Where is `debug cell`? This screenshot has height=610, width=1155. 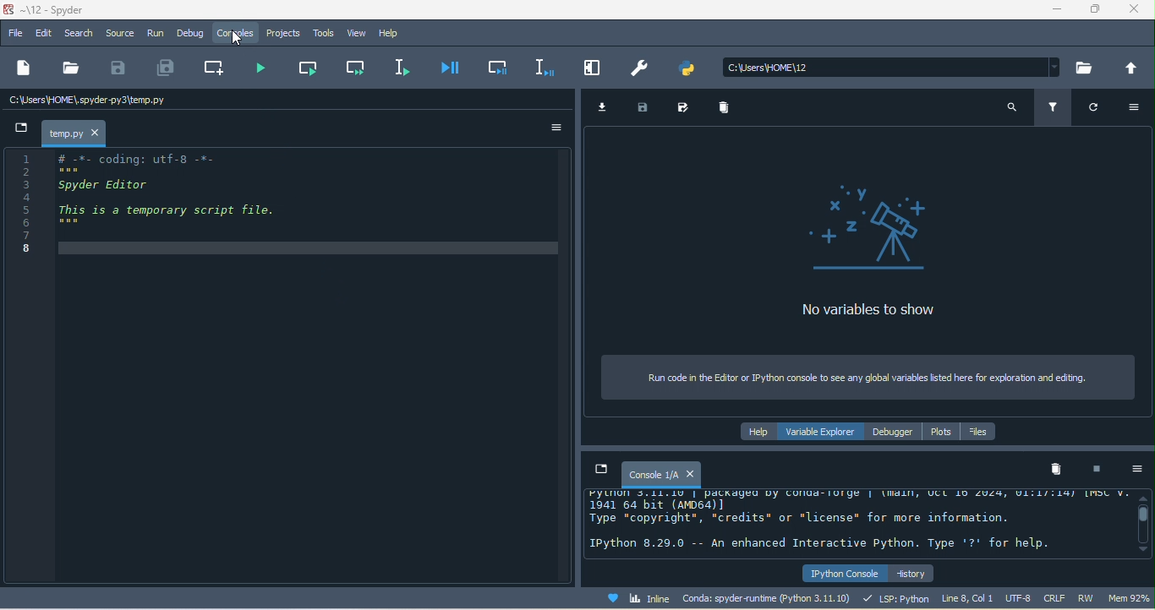 debug cell is located at coordinates (501, 70).